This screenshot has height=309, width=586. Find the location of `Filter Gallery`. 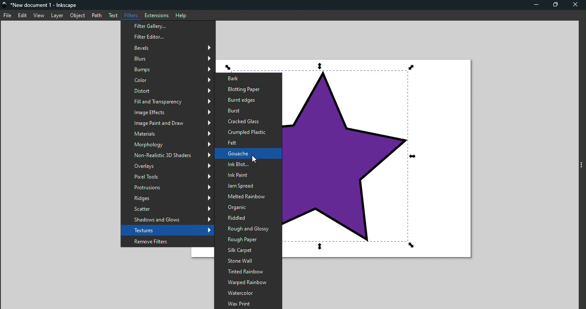

Filter Gallery is located at coordinates (166, 26).